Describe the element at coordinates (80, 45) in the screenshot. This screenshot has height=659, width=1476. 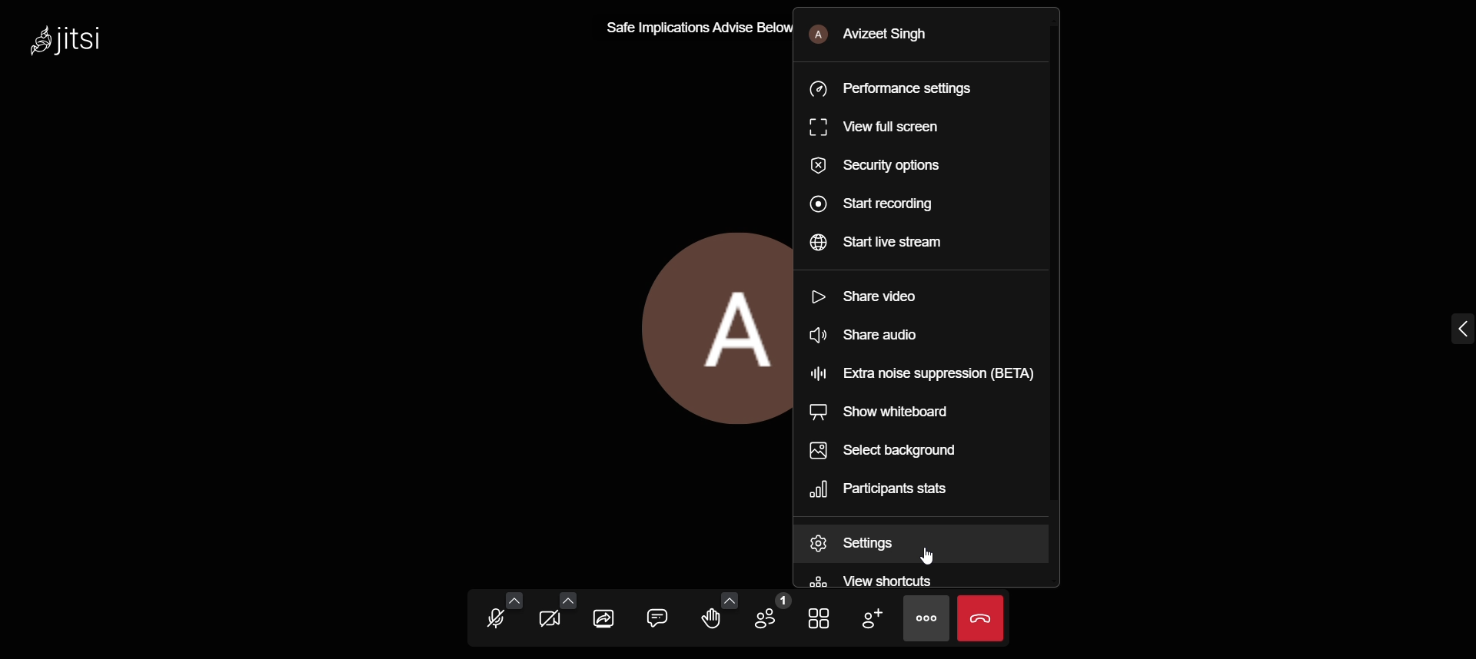
I see `jitsi` at that location.